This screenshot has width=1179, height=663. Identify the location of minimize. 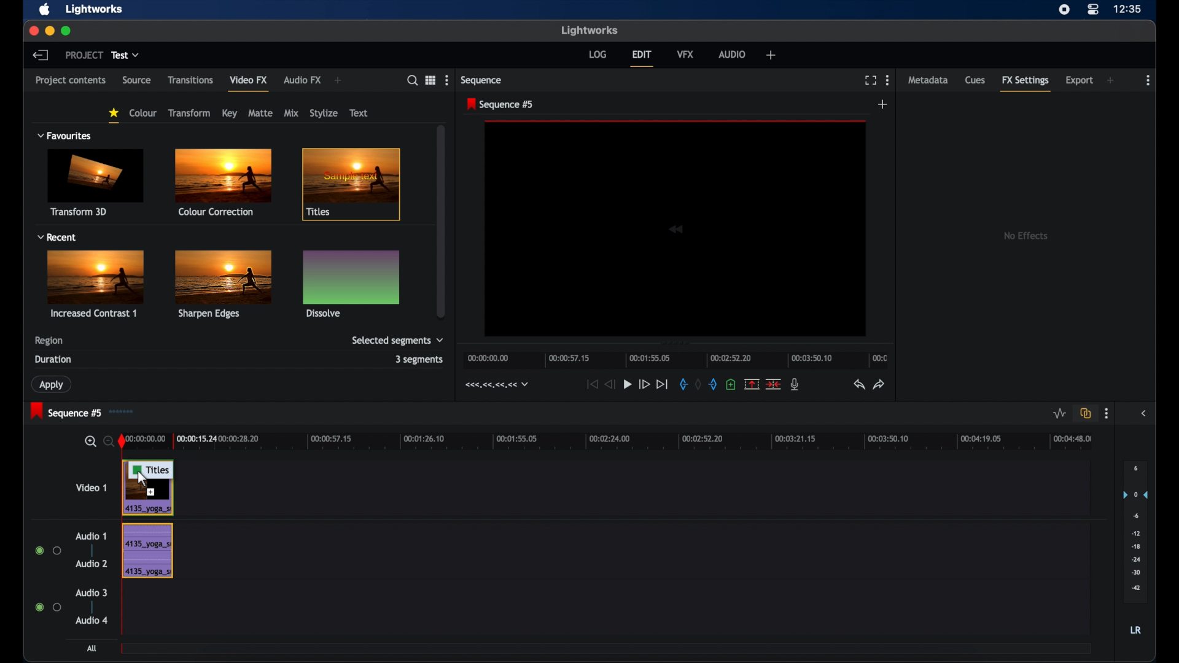
(49, 31).